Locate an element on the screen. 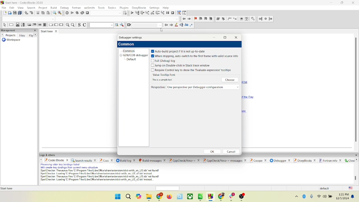 The height and width of the screenshot is (202, 359). date and time is located at coordinates (342, 196).